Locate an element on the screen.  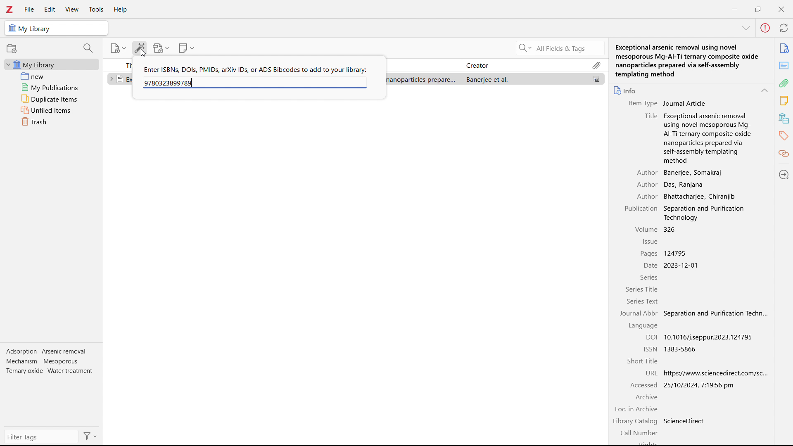
logo is located at coordinates (9, 9).